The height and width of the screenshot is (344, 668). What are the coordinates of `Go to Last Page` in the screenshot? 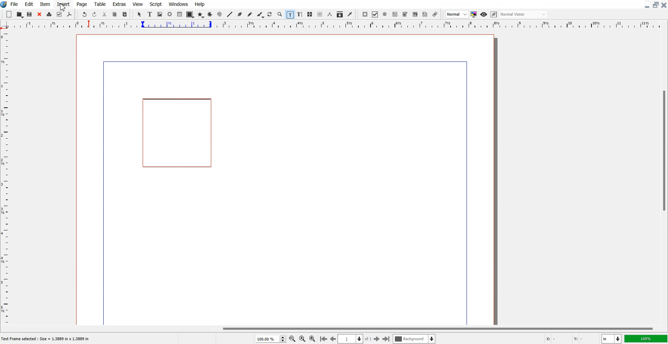 It's located at (386, 339).